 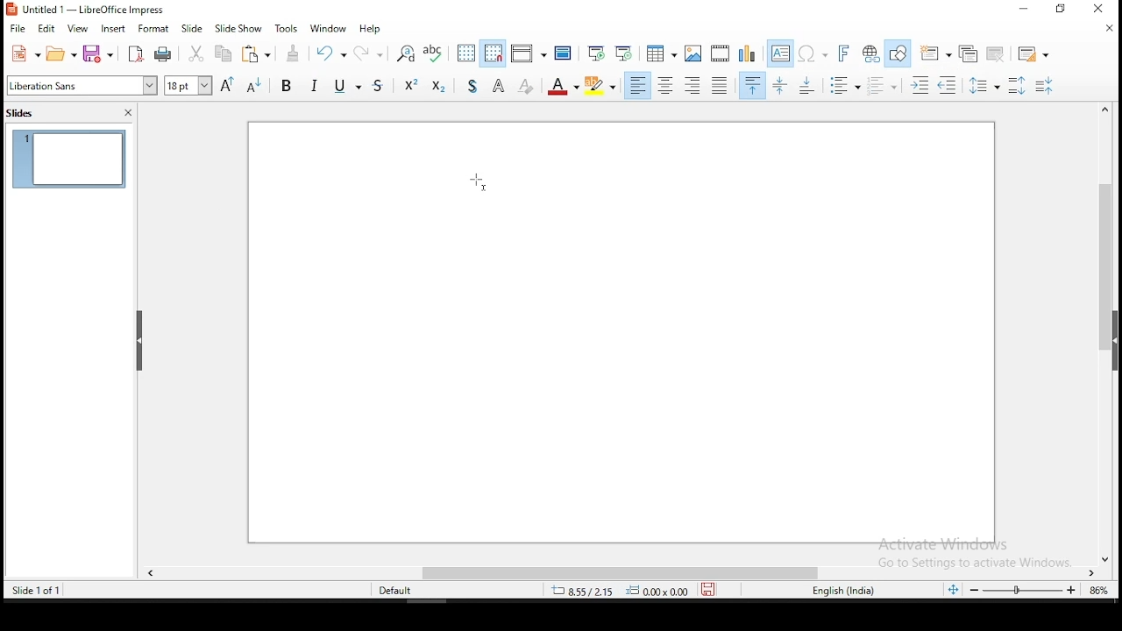 I want to click on align bottom, so click(x=805, y=87).